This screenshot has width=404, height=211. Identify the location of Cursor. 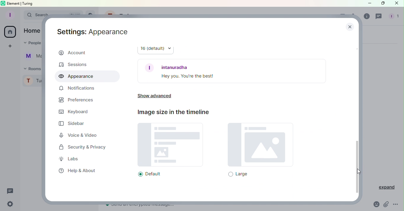
(358, 172).